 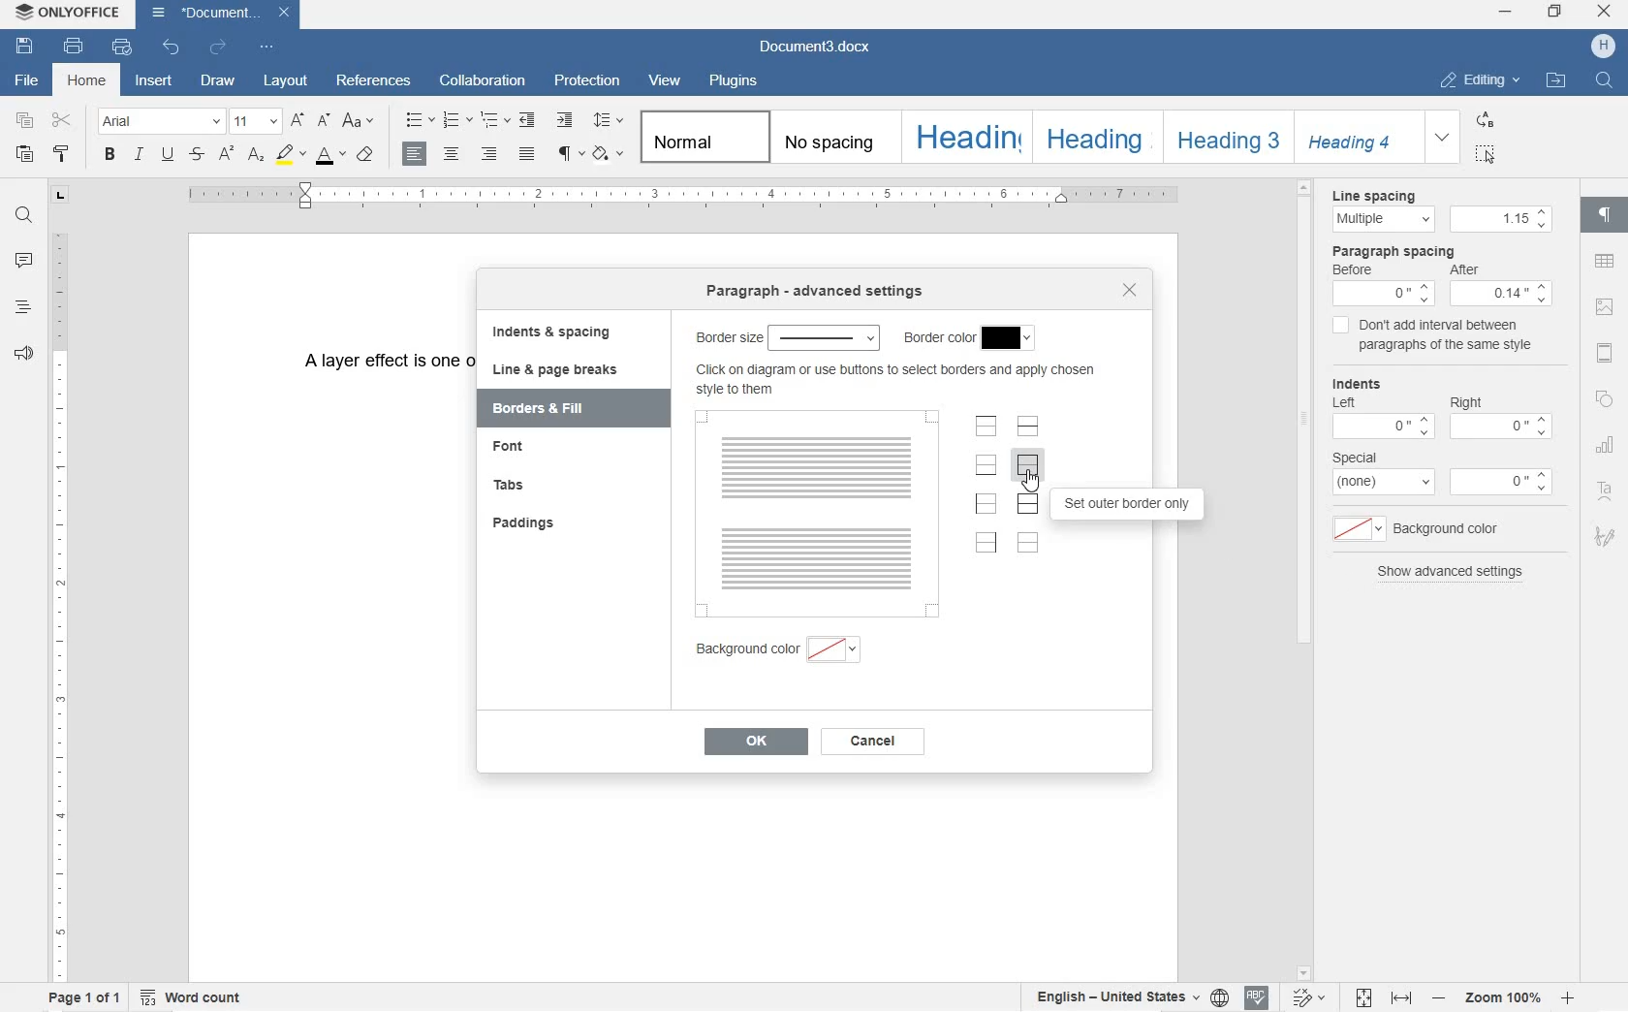 I want to click on TRACK CHANGES, so click(x=1313, y=995).